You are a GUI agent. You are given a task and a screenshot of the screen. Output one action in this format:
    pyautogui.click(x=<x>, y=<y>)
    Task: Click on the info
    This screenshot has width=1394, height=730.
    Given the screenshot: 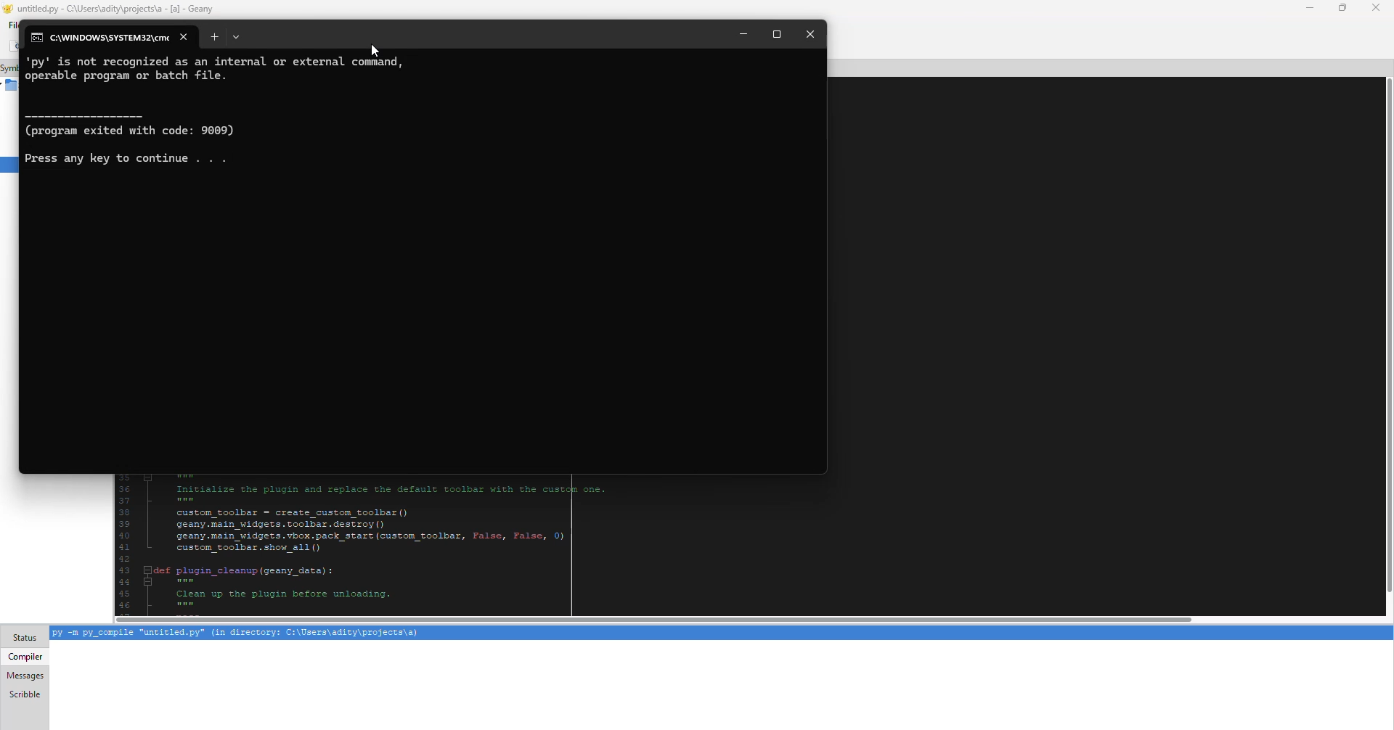 What is the action you would take?
    pyautogui.click(x=243, y=633)
    